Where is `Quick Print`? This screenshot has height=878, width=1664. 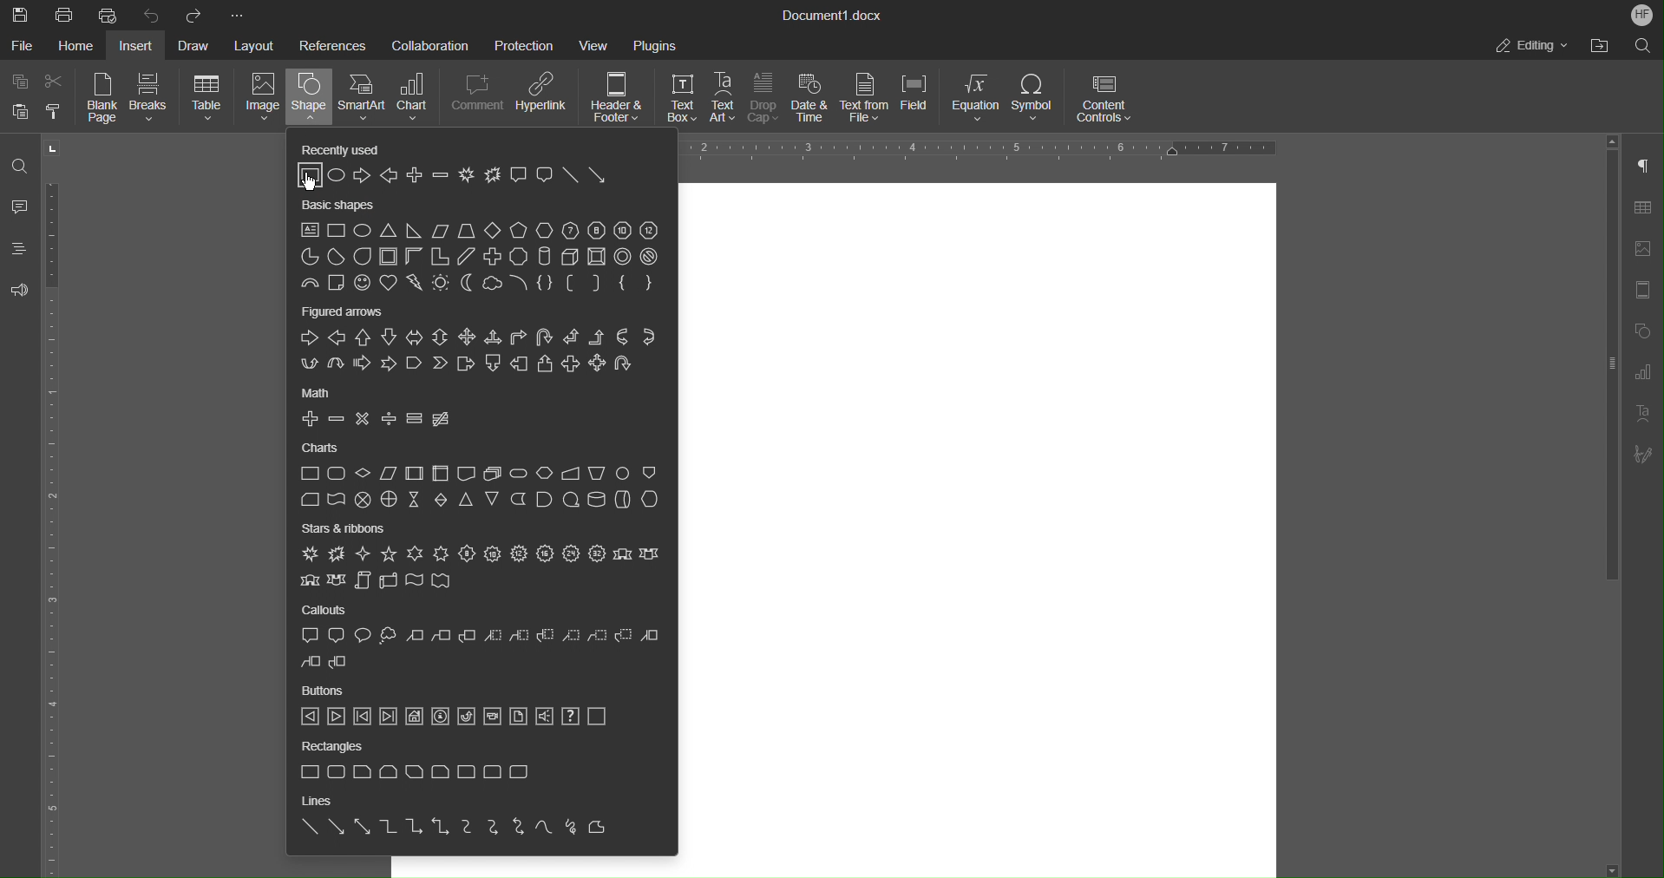 Quick Print is located at coordinates (108, 15).